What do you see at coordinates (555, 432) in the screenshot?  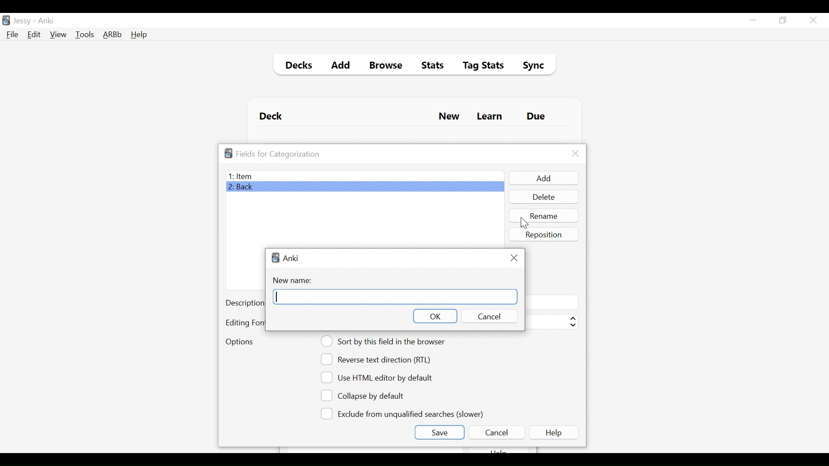 I see `Help` at bounding box center [555, 432].